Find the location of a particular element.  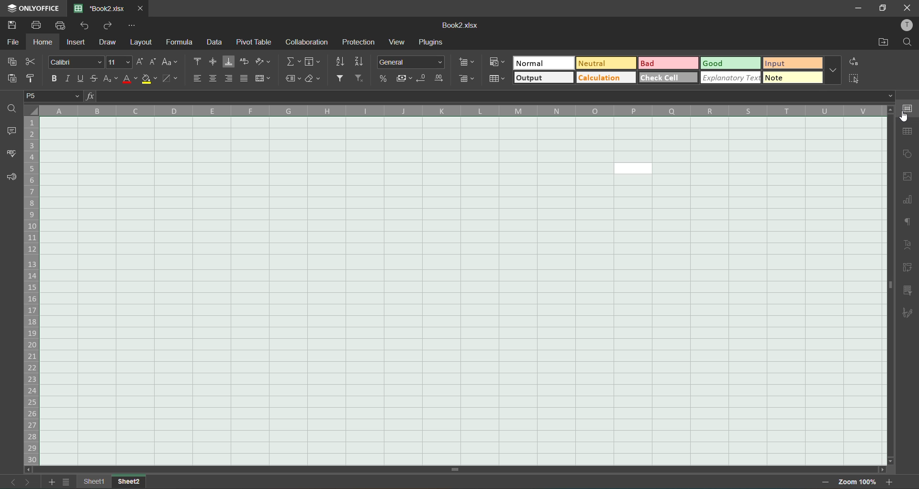

text is located at coordinates (908, 246).